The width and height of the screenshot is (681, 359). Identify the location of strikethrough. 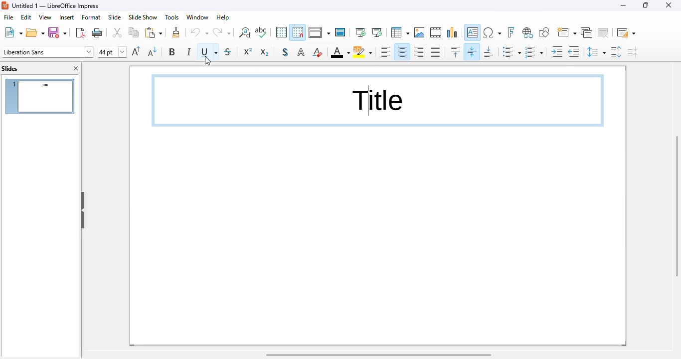
(228, 52).